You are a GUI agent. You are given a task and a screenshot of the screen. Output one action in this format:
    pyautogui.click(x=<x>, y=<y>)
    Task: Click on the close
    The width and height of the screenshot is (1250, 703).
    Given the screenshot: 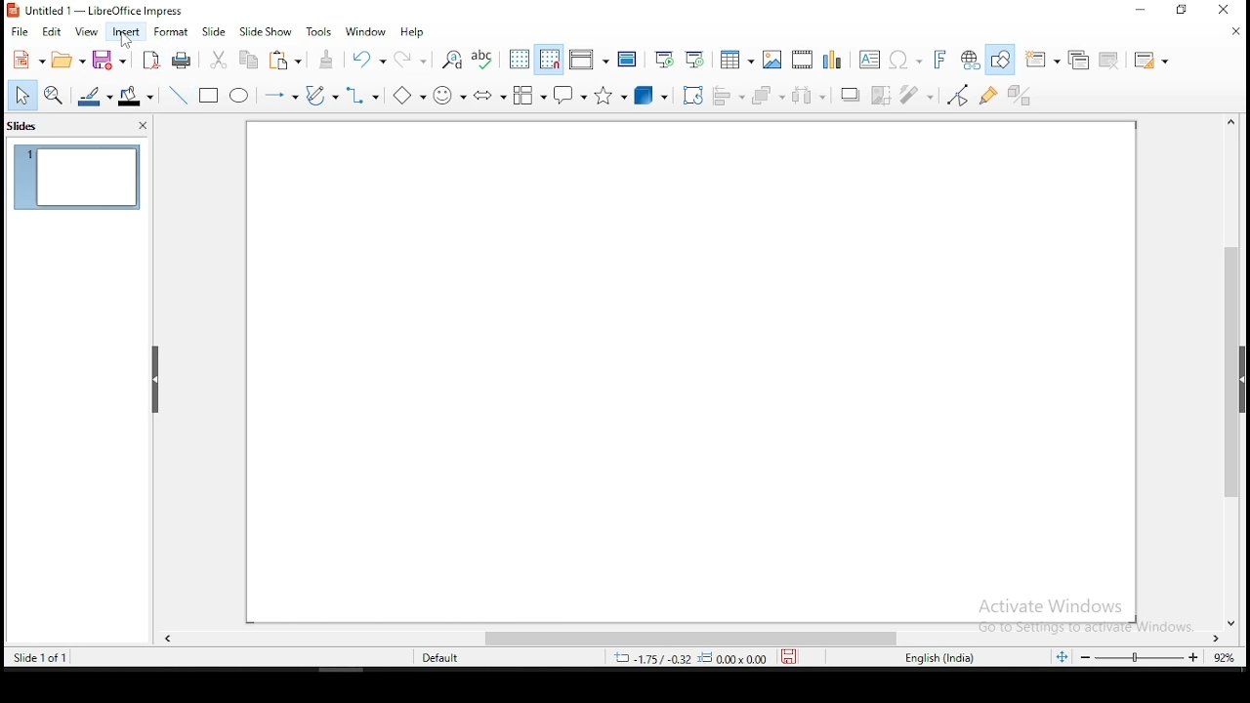 What is the action you would take?
    pyautogui.click(x=139, y=126)
    